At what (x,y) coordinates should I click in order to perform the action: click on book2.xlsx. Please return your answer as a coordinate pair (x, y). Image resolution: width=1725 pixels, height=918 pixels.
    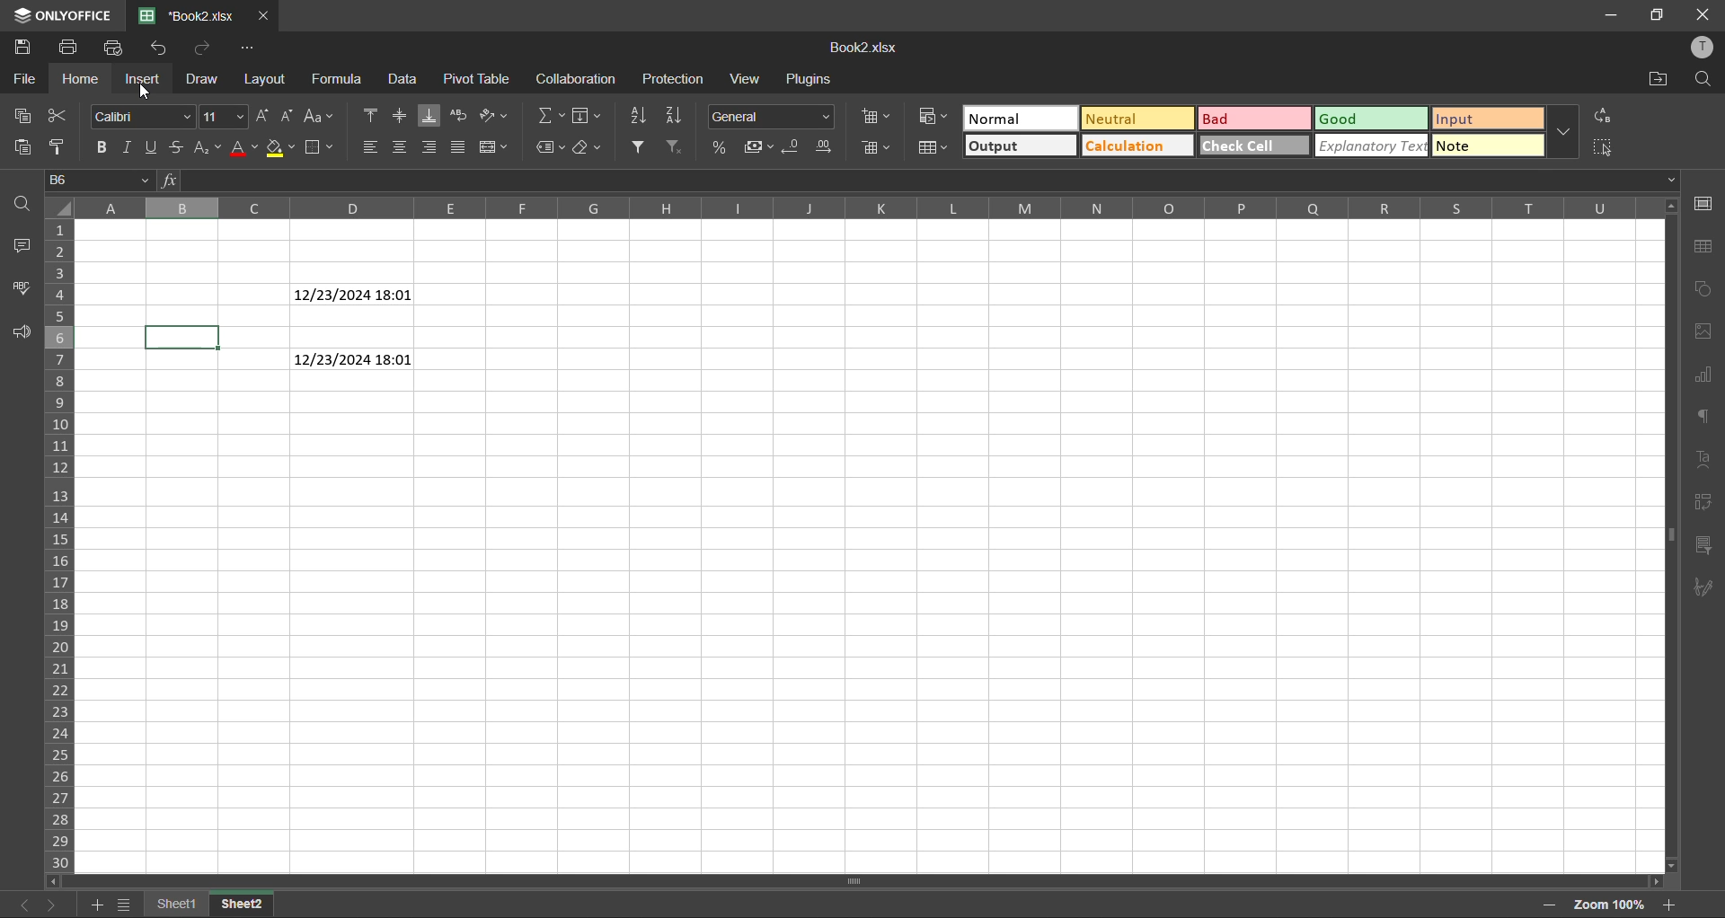
    Looking at the image, I should click on (862, 52).